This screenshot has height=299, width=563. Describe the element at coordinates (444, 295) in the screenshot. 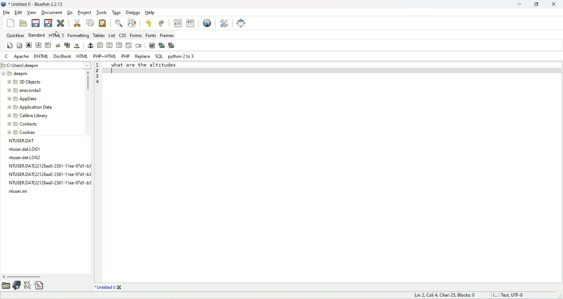

I see `ln, col, char, block` at that location.